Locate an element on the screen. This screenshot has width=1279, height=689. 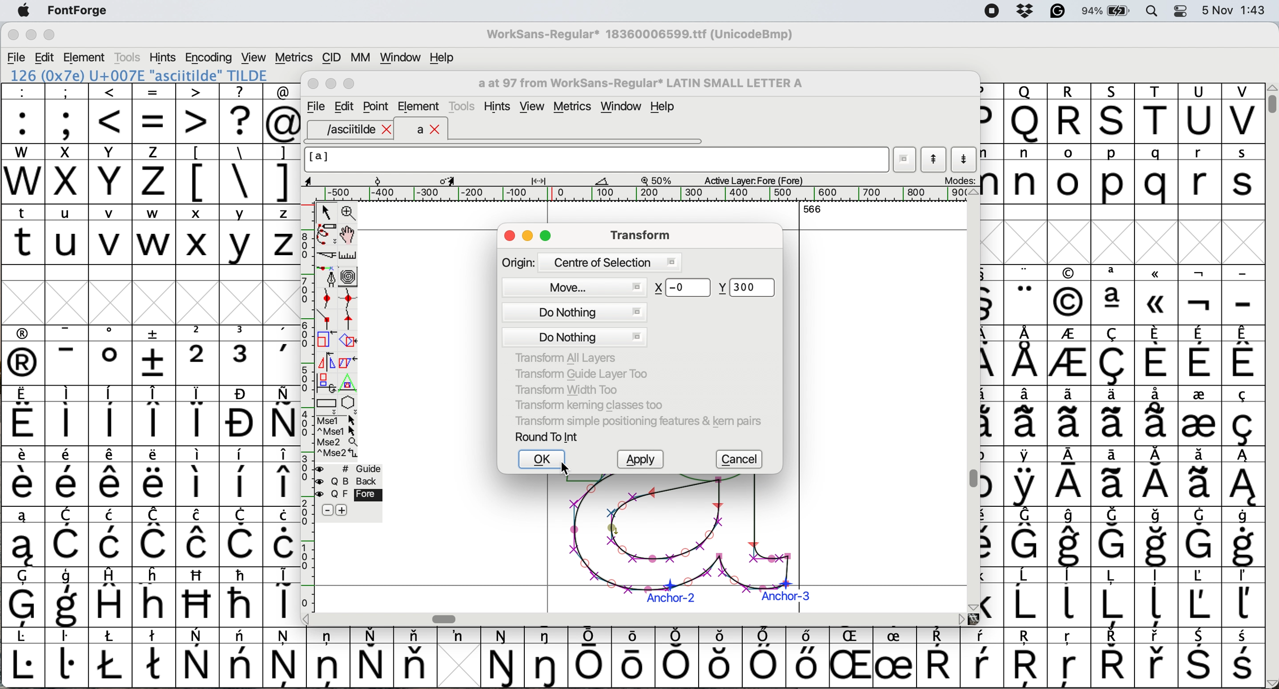
remove is located at coordinates (327, 511).